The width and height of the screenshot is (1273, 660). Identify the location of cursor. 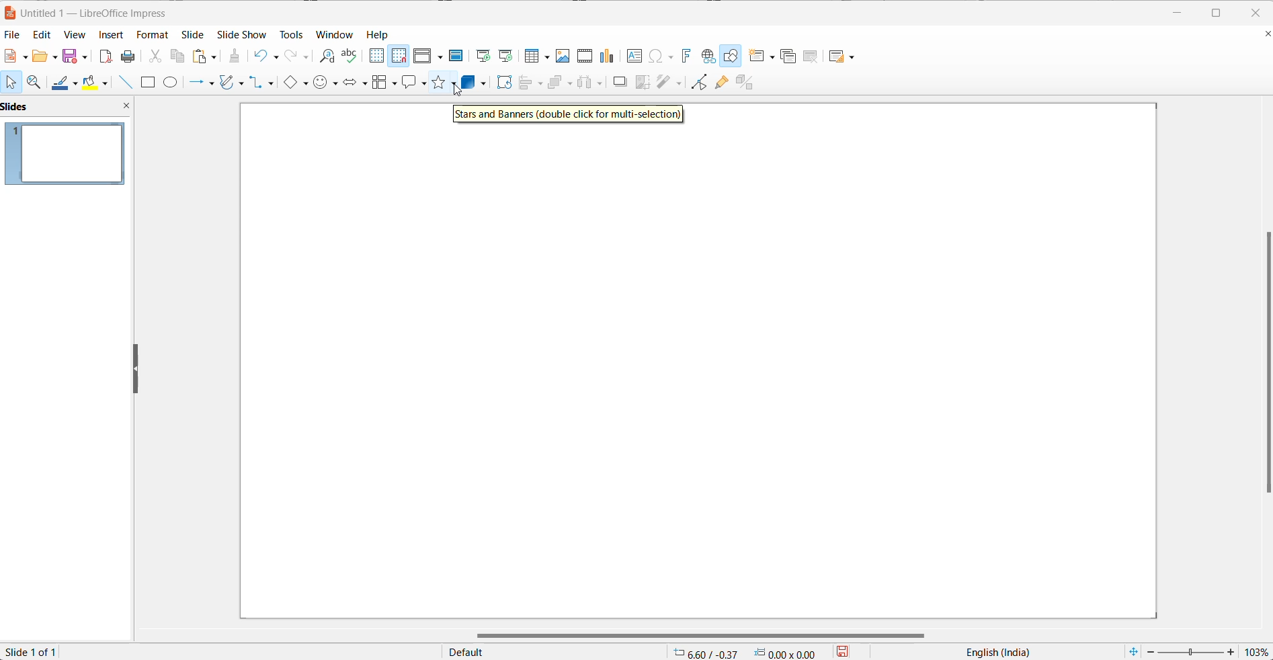
(453, 91).